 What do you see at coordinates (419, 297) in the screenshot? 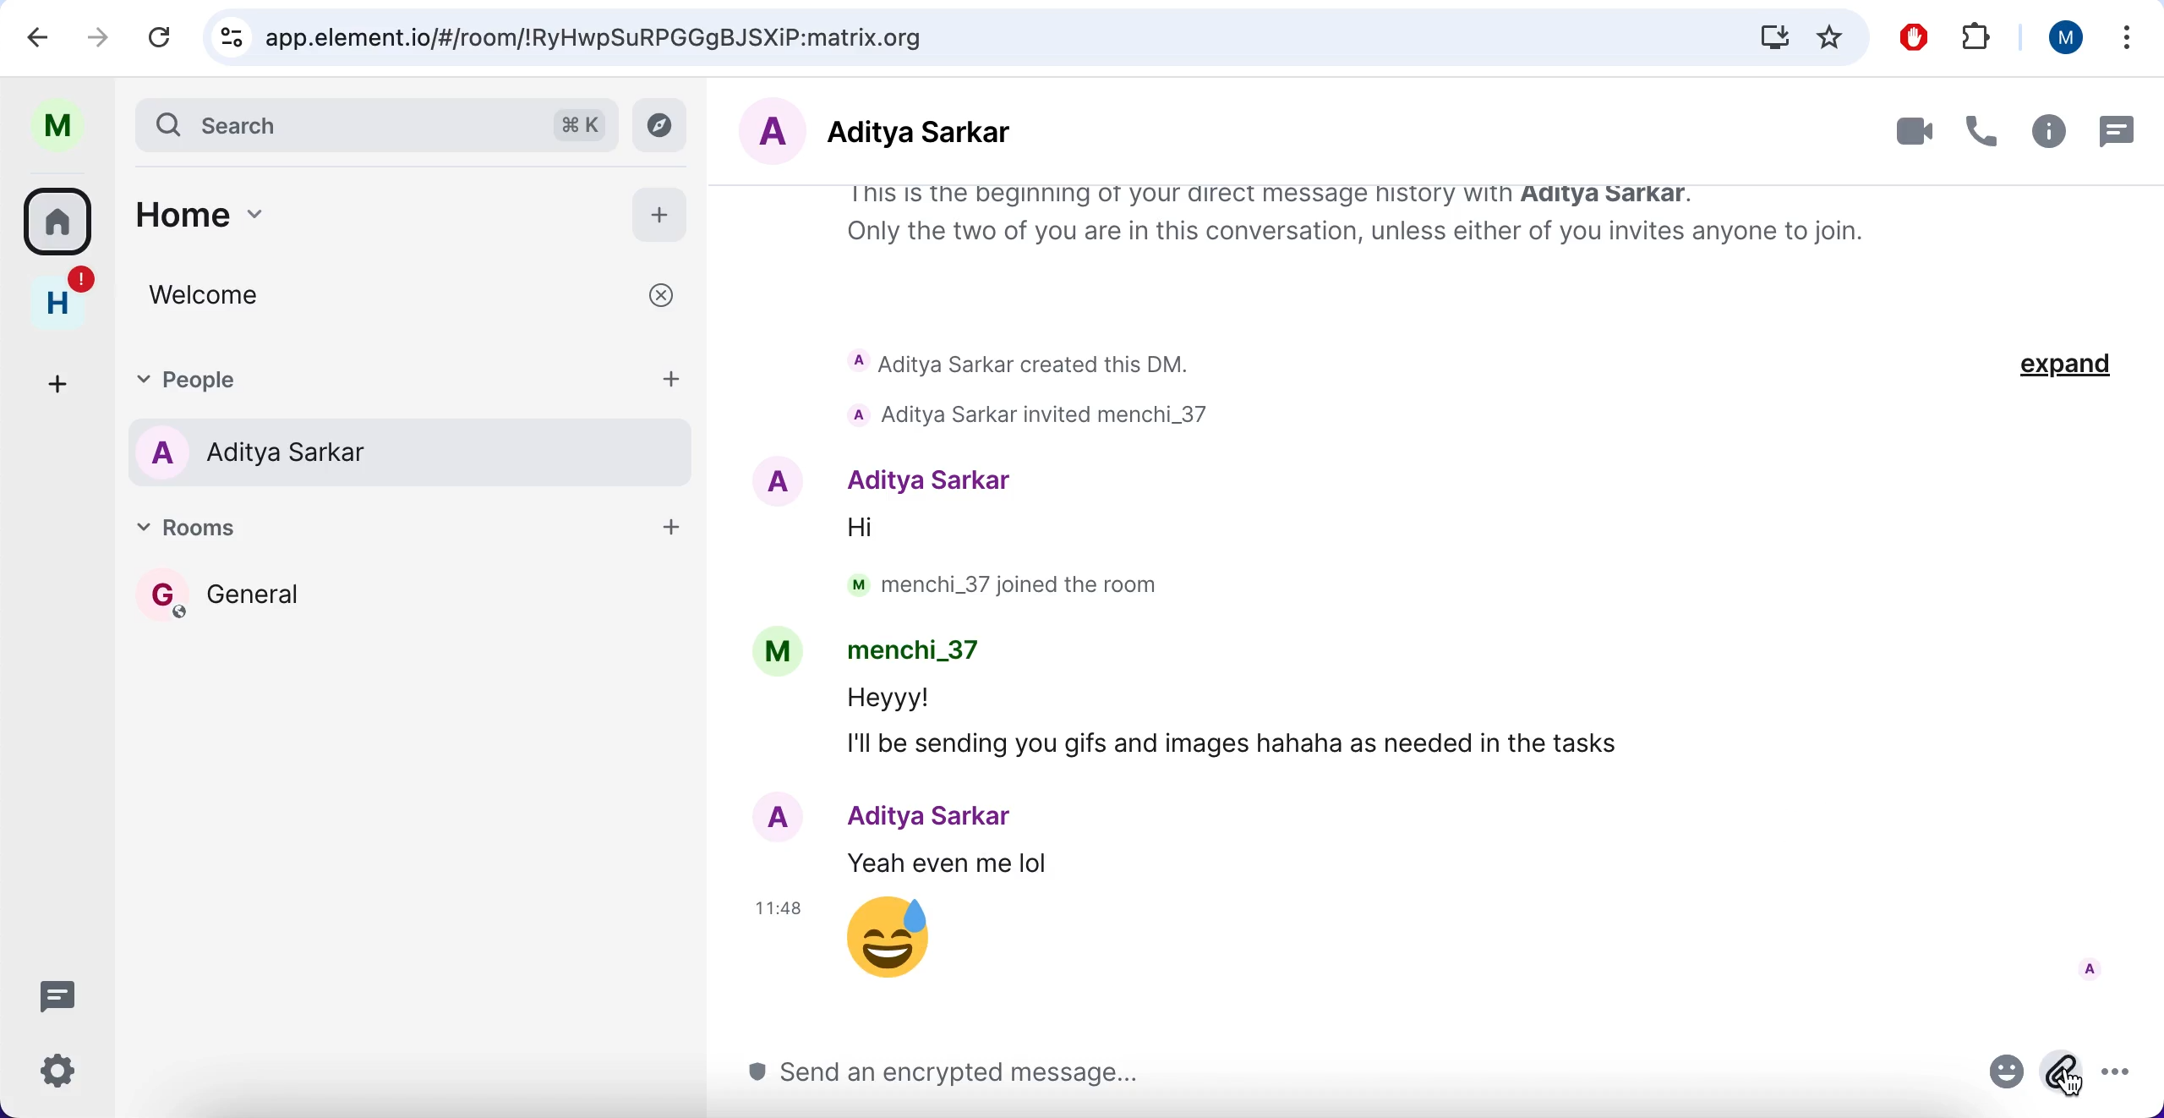
I see `welcome` at bounding box center [419, 297].